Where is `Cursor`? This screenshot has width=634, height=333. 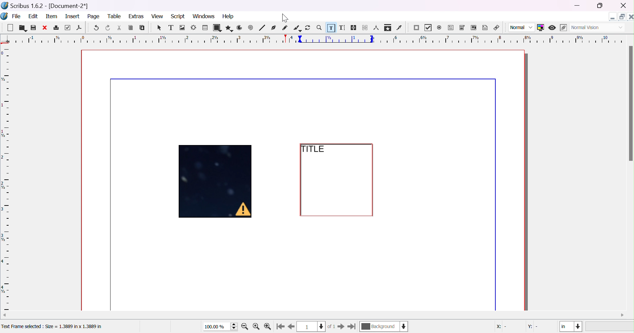 Cursor is located at coordinates (285, 18).